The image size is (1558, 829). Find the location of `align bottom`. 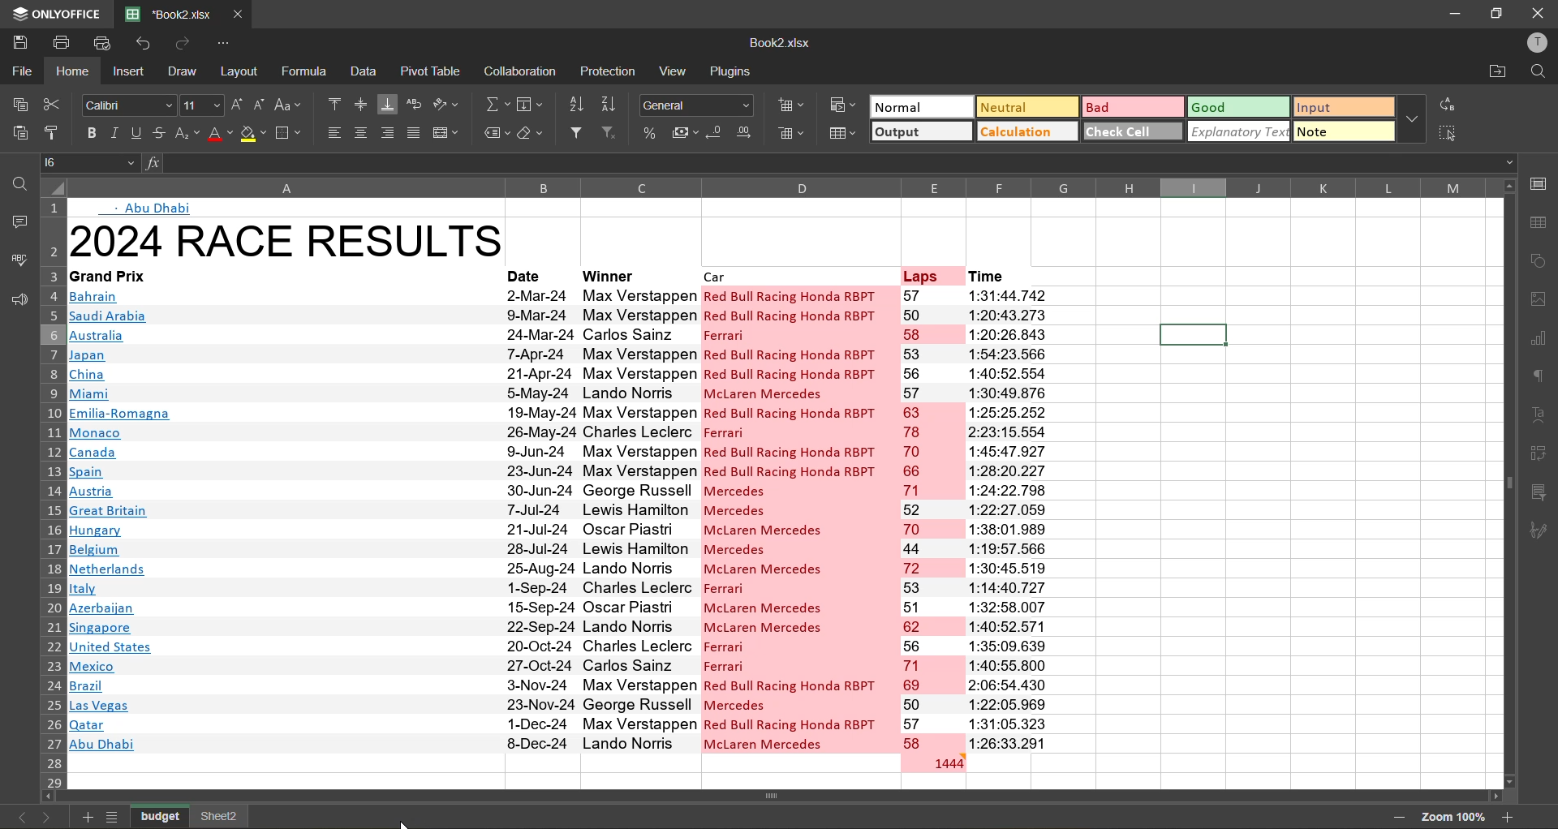

align bottom is located at coordinates (389, 102).